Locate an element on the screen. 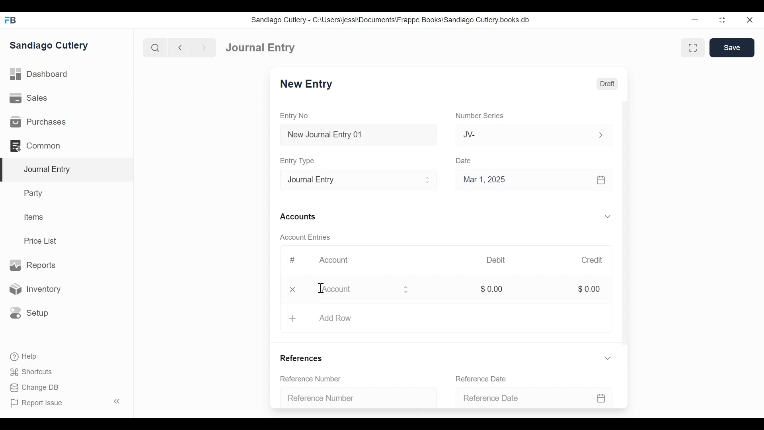  # is located at coordinates (290, 260).